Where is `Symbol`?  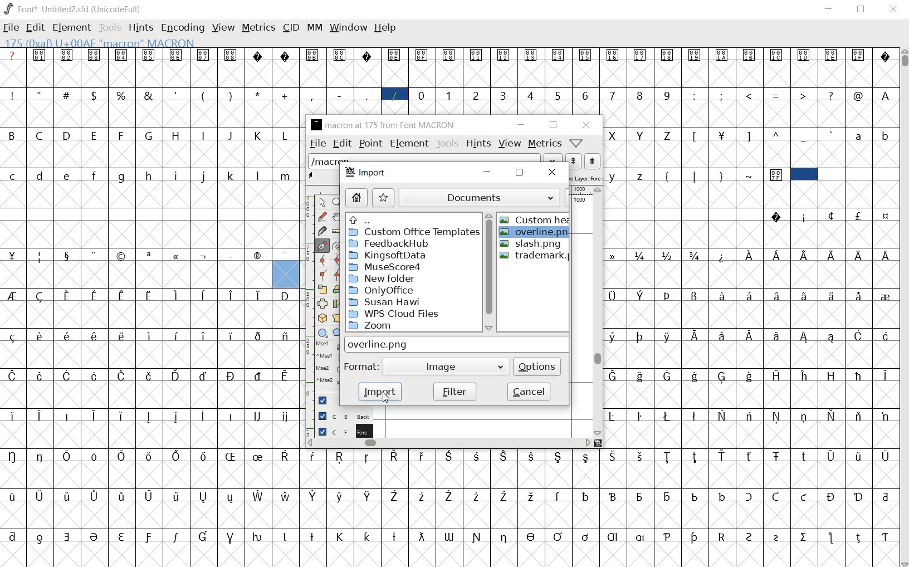
Symbol is located at coordinates (833, 416).